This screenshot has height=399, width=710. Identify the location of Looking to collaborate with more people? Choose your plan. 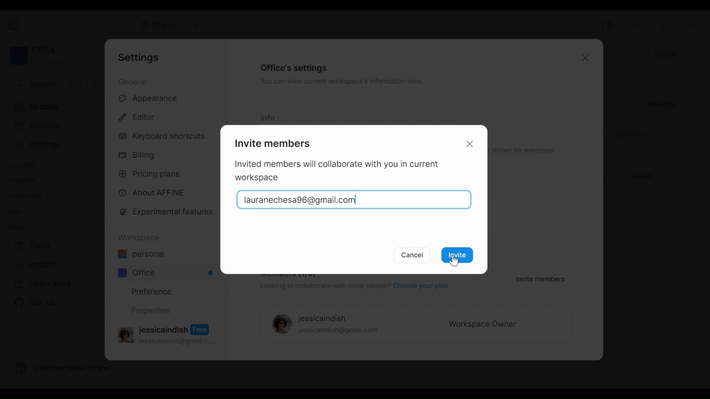
(353, 287).